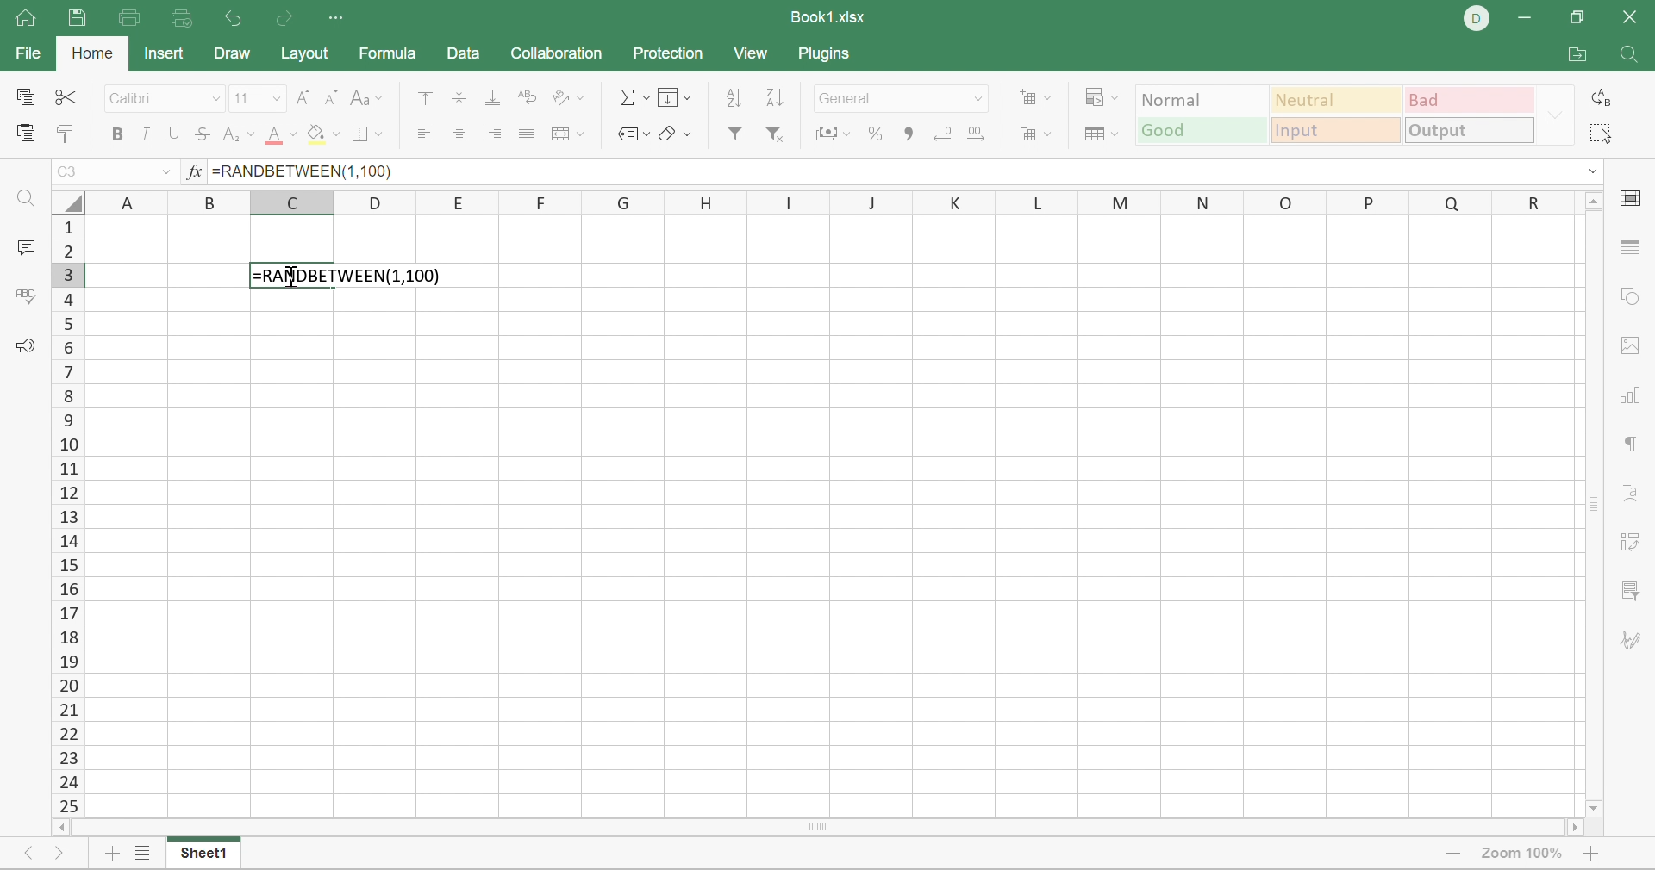  Describe the element at coordinates (981, 99) in the screenshot. I see `Drop Down` at that location.